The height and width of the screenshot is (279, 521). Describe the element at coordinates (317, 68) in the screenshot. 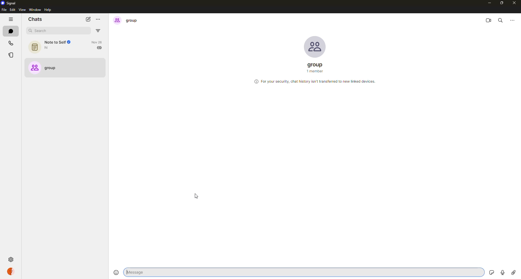

I see `group` at that location.